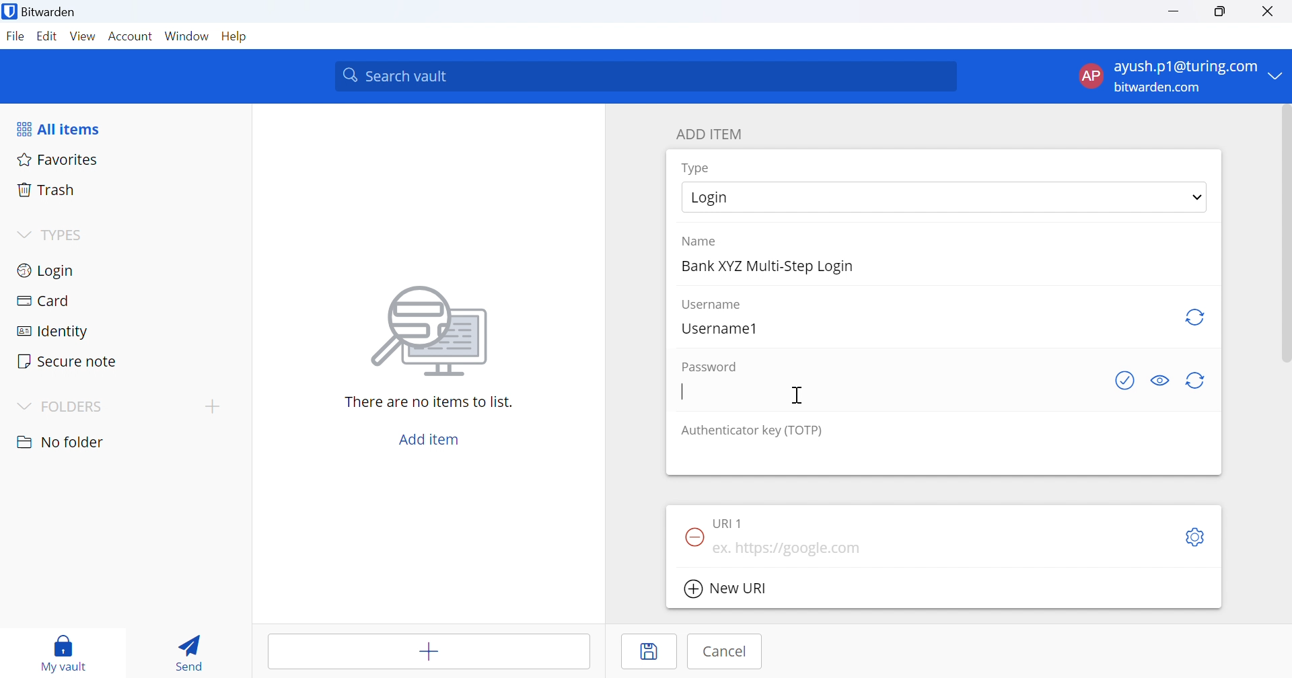 This screenshot has width=1292, height=678. Describe the element at coordinates (45, 36) in the screenshot. I see `Edit` at that location.